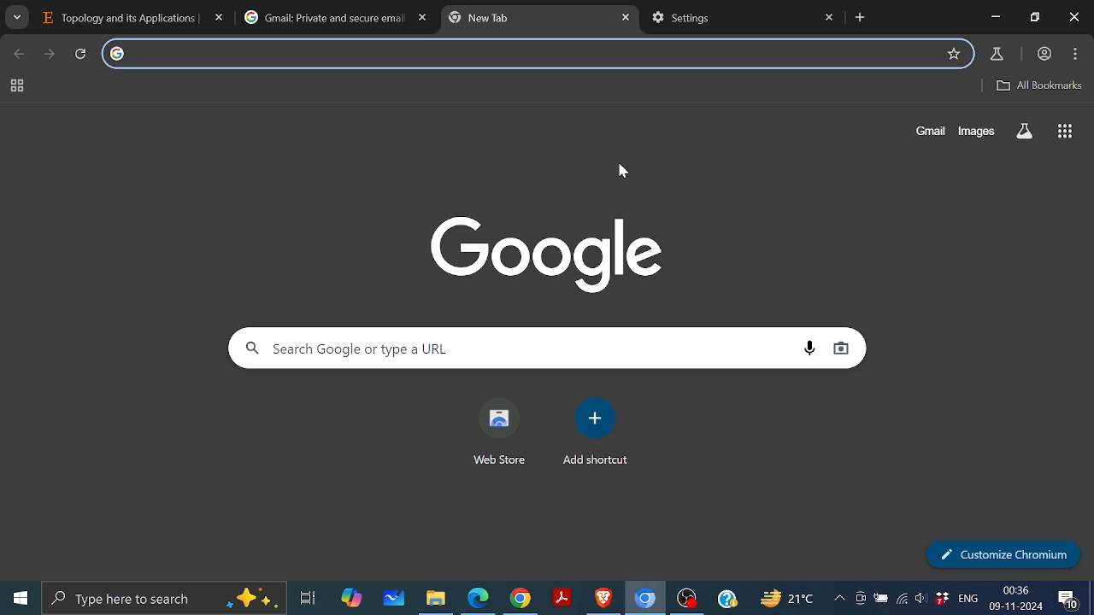 This screenshot has width=1094, height=615. Describe the element at coordinates (323, 17) in the screenshot. I see `2nd tab: Gmail: Private and secure ema` at that location.